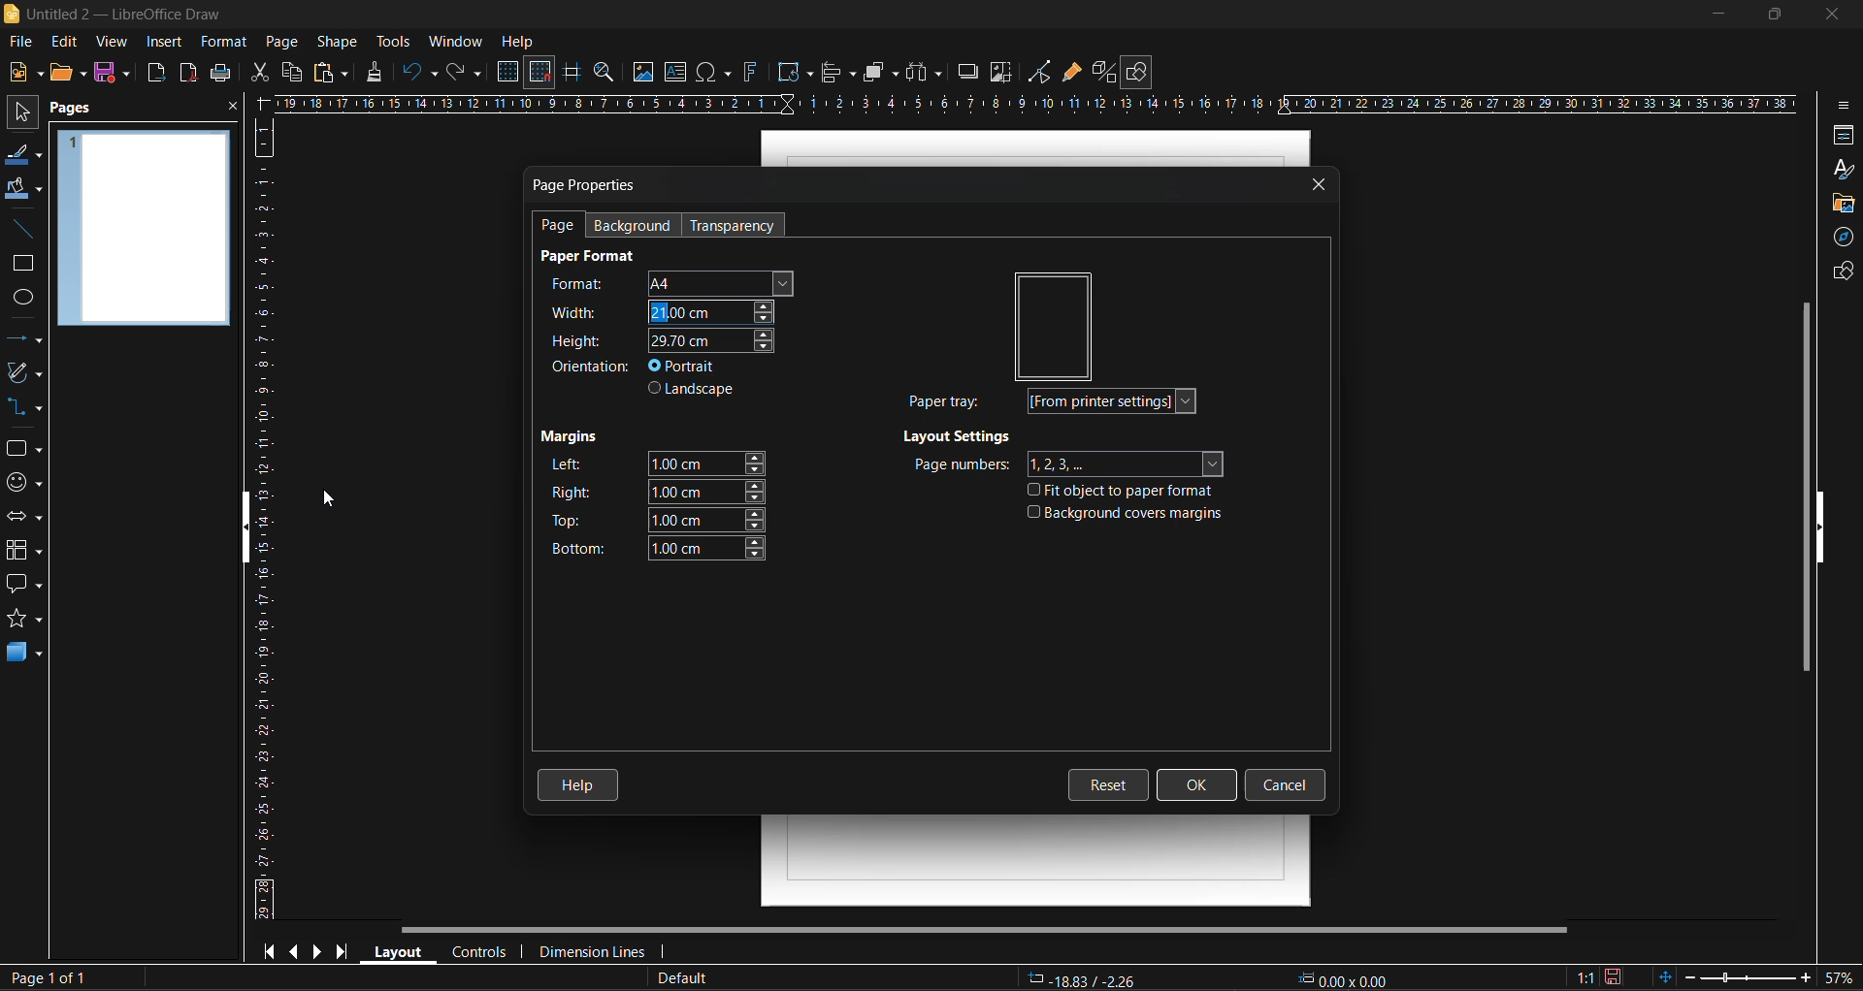  Describe the element at coordinates (348, 951) in the screenshot. I see `last` at that location.